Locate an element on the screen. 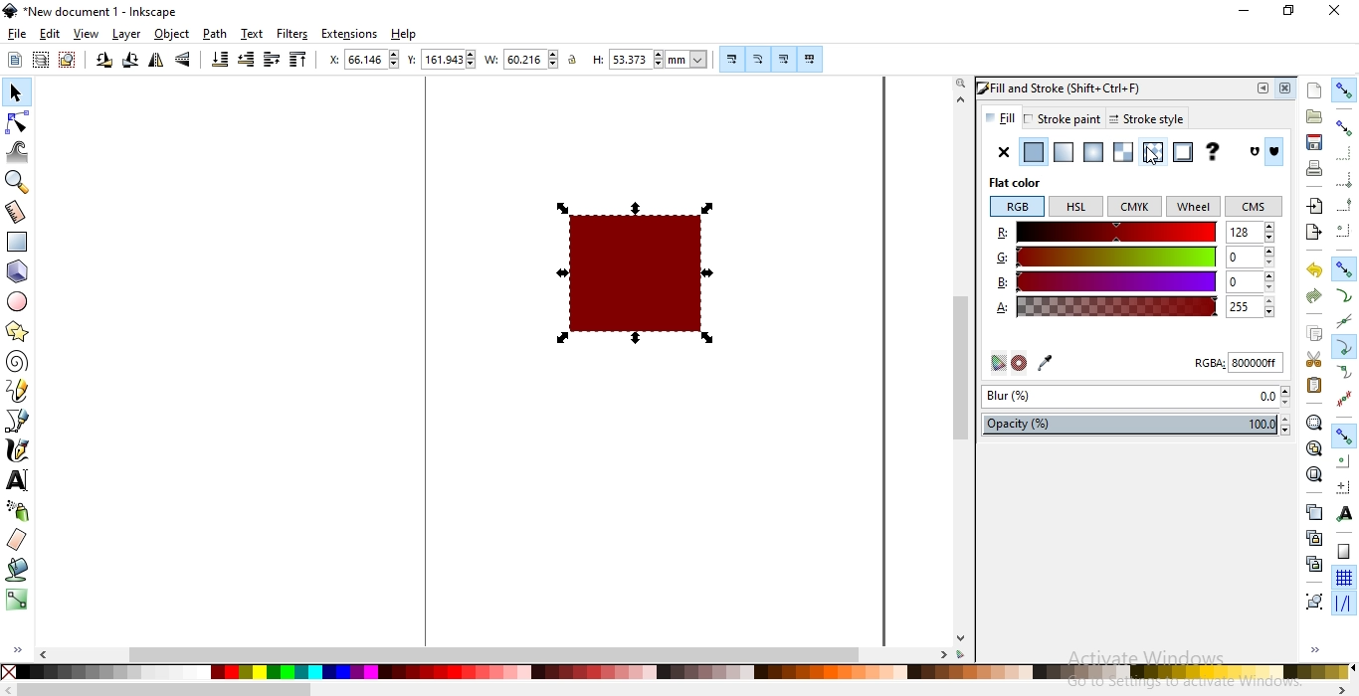 The height and width of the screenshot is (696, 1359). swatch is located at coordinates (1182, 152).